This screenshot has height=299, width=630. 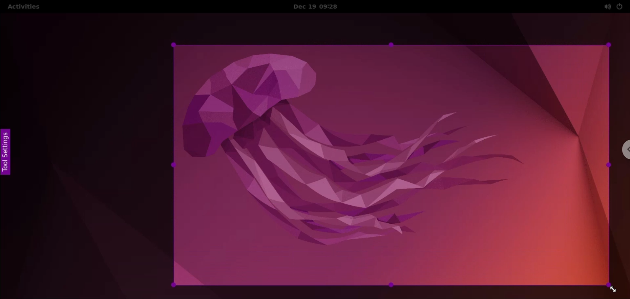 What do you see at coordinates (613, 290) in the screenshot?
I see `cursor` at bounding box center [613, 290].